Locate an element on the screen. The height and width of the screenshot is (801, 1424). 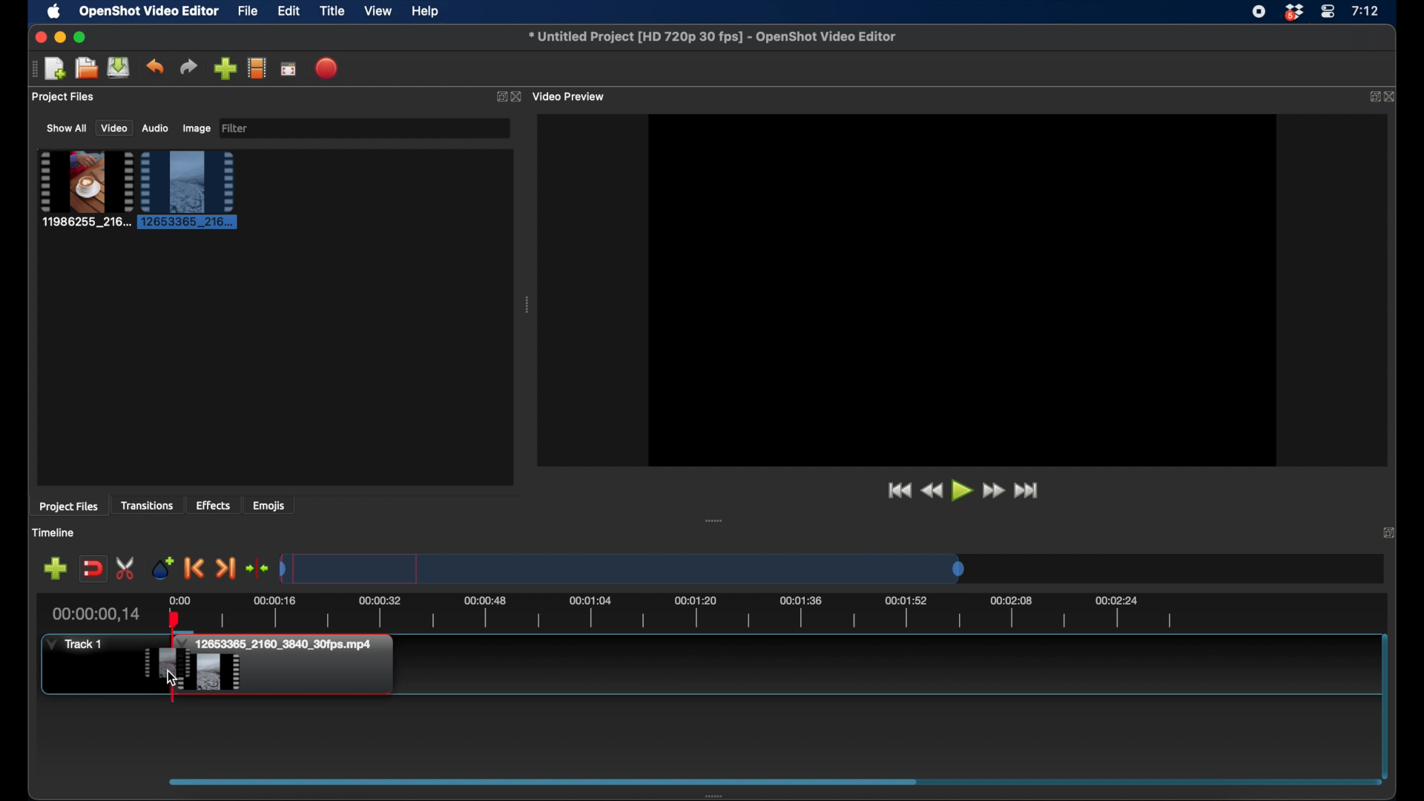
close is located at coordinates (39, 37).